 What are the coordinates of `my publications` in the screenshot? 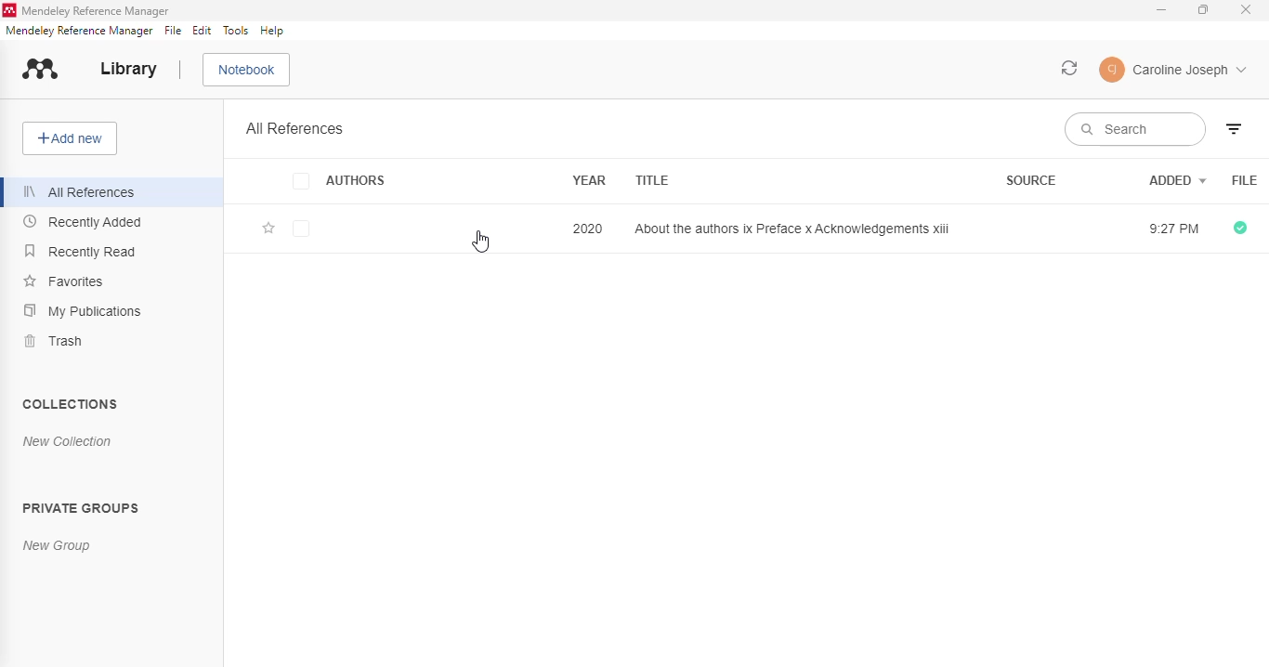 It's located at (82, 309).